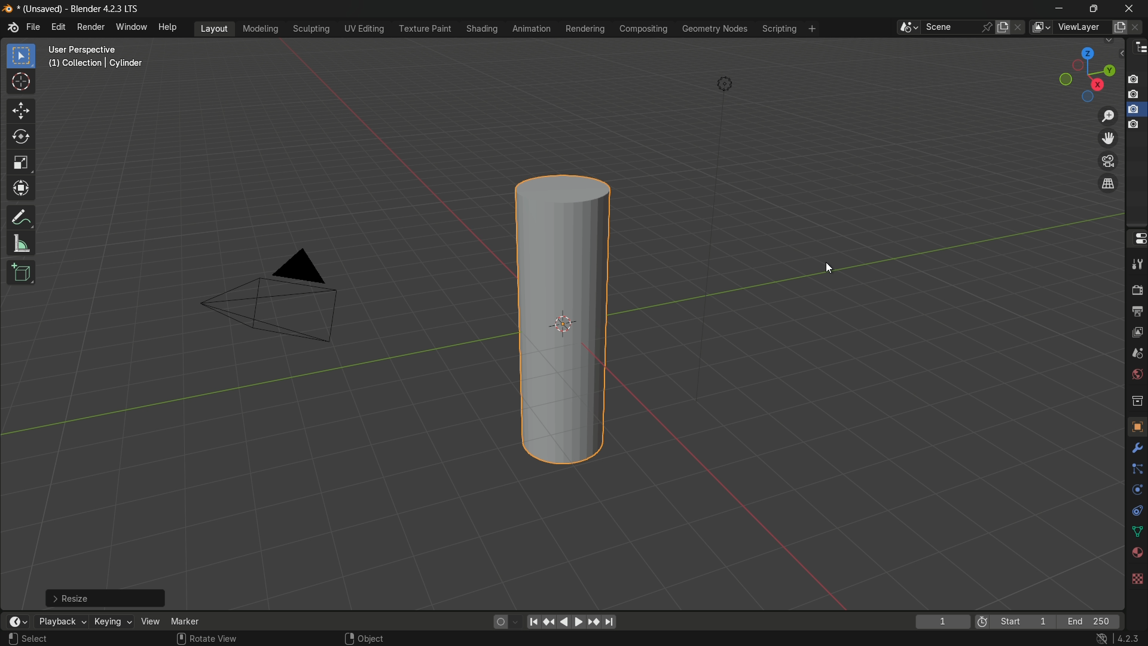 The height and width of the screenshot is (646, 1148). Describe the element at coordinates (97, 49) in the screenshot. I see `User Perspective` at that location.